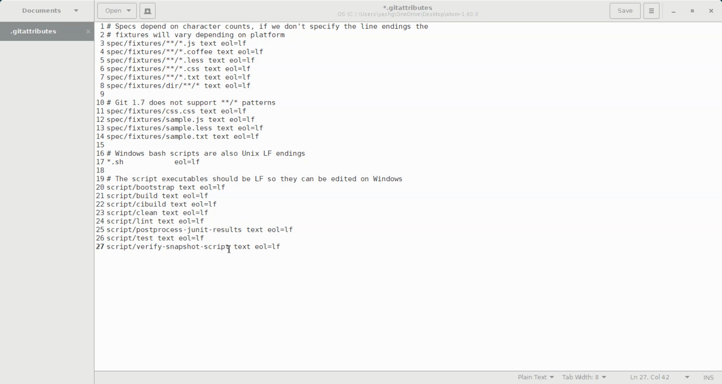 This screenshot has height=384, width=722. Describe the element at coordinates (585, 378) in the screenshot. I see `Tab Width: 9` at that location.